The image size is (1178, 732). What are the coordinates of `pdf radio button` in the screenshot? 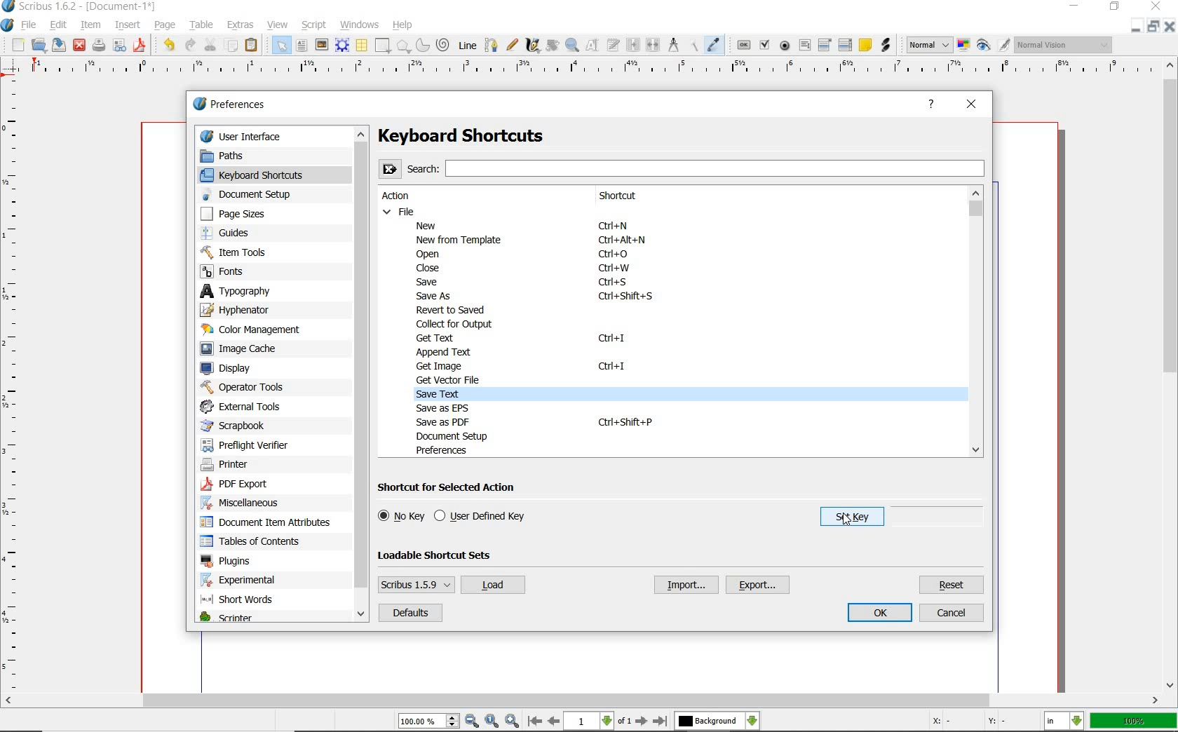 It's located at (786, 46).